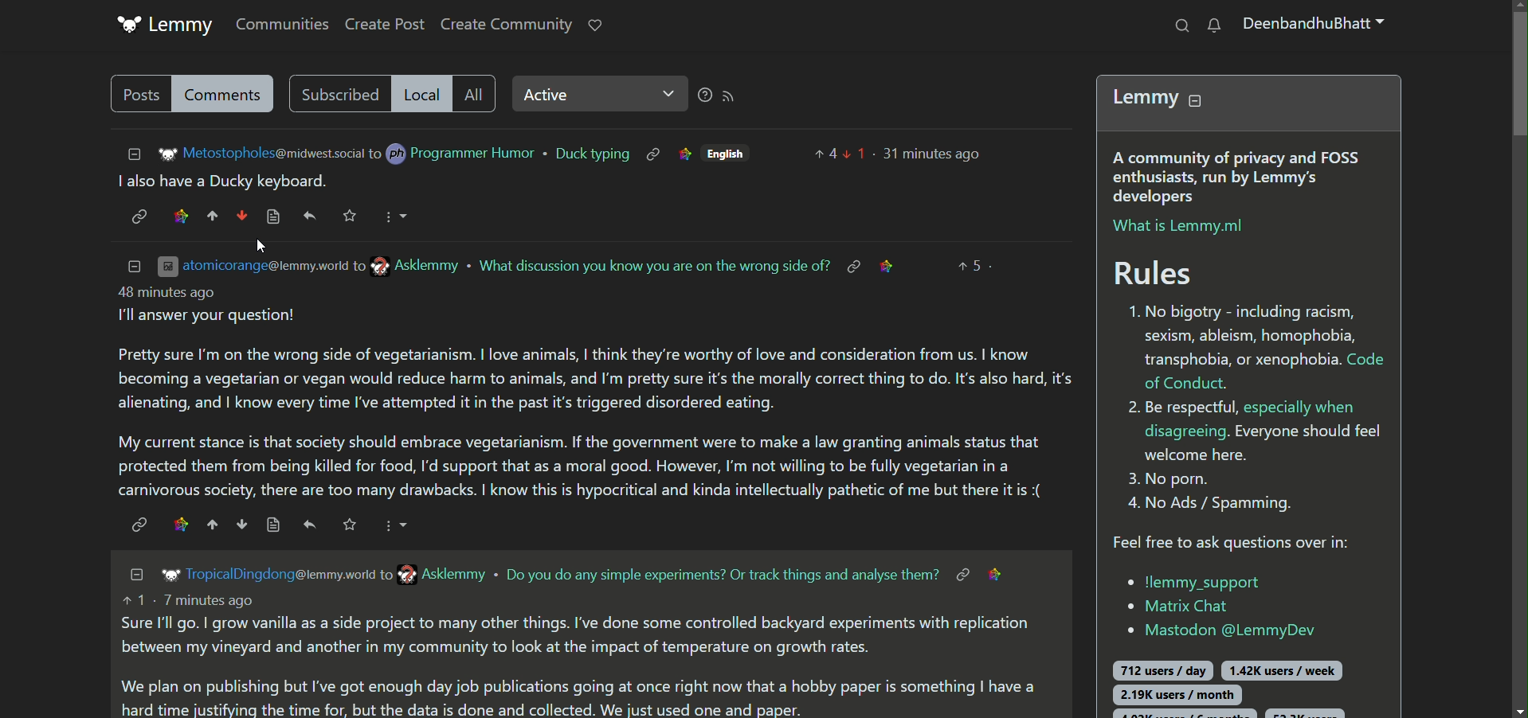 This screenshot has width=1528, height=718. I want to click on highlight, so click(684, 154).